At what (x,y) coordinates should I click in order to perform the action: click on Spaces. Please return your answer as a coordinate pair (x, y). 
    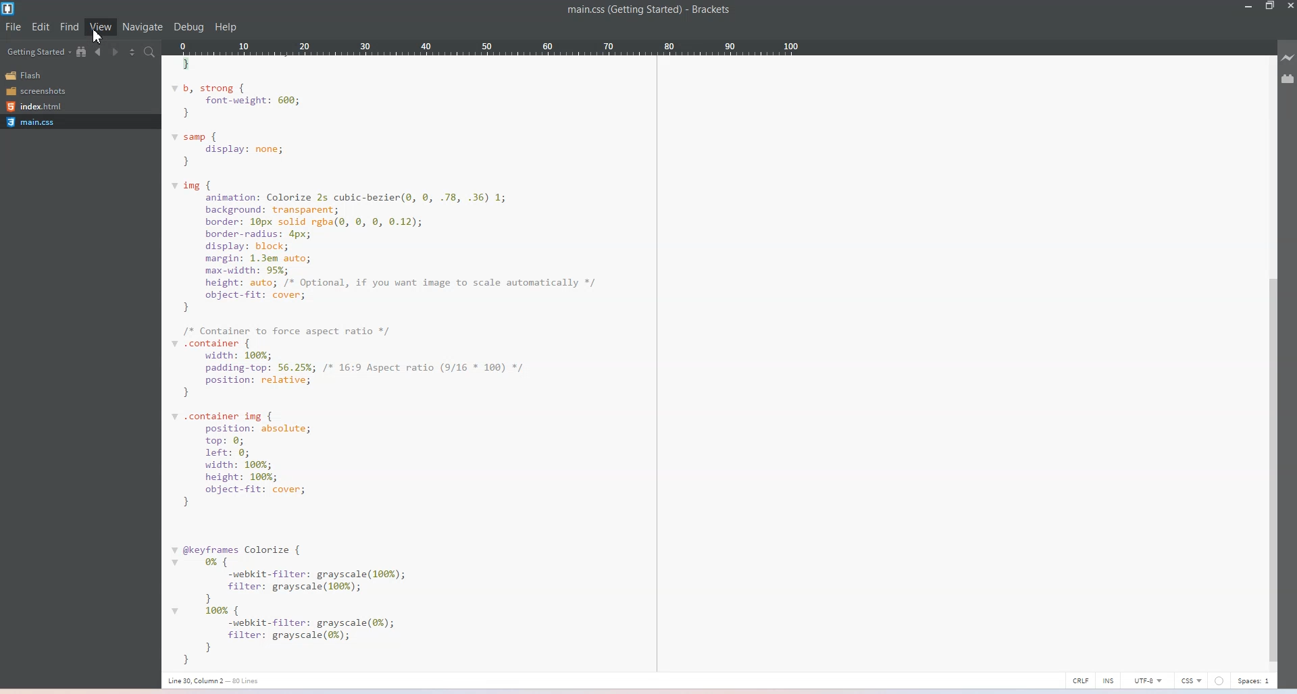
    Looking at the image, I should click on (1257, 681).